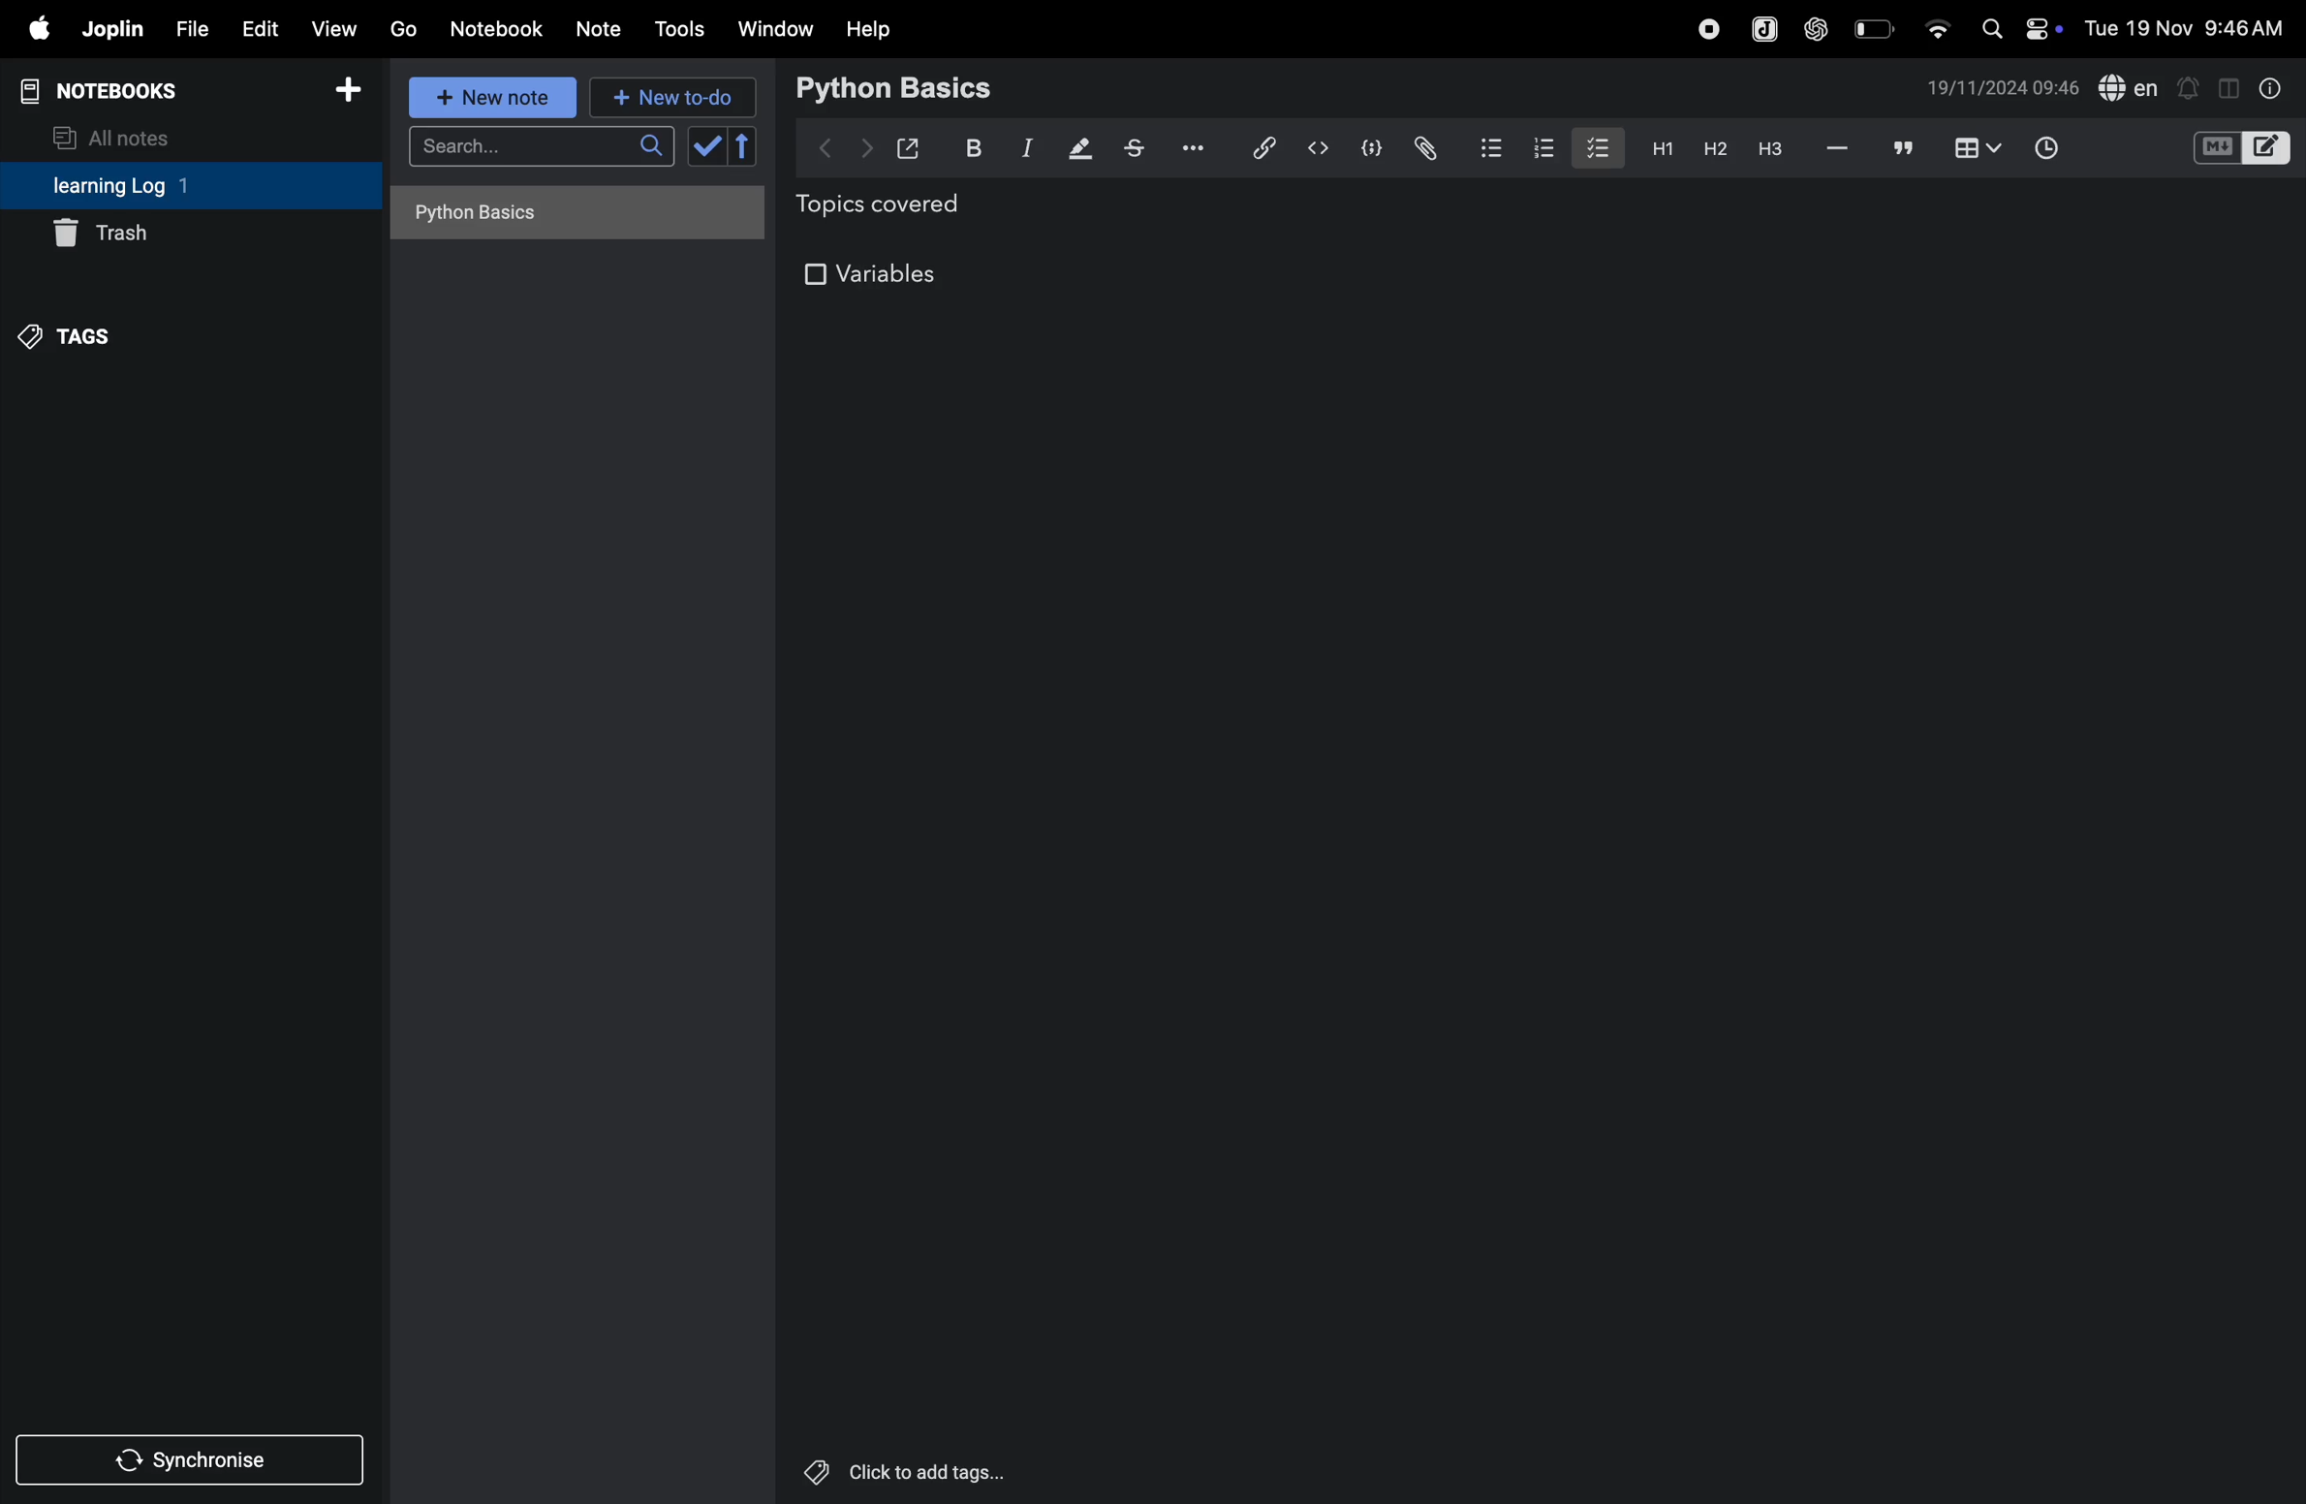 Image resolution: width=2306 pixels, height=1504 pixels. Describe the element at coordinates (401, 28) in the screenshot. I see `go` at that location.